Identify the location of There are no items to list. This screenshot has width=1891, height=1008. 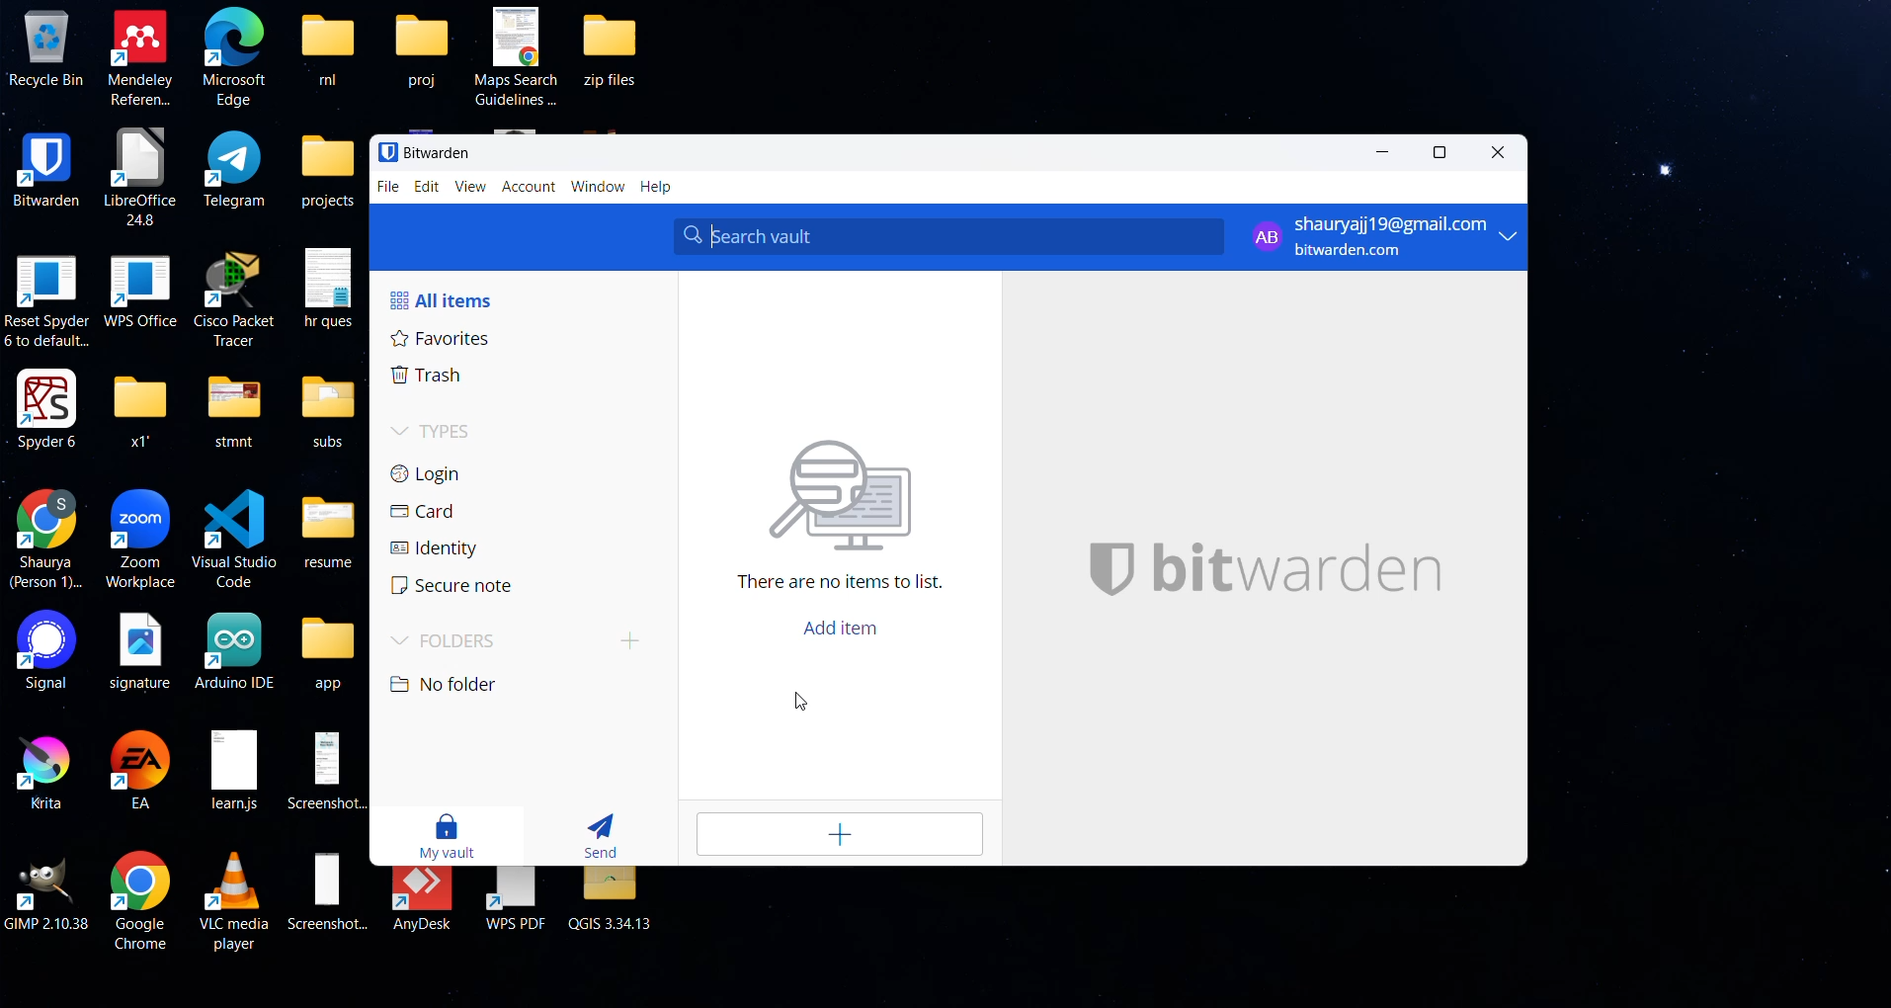
(841, 510).